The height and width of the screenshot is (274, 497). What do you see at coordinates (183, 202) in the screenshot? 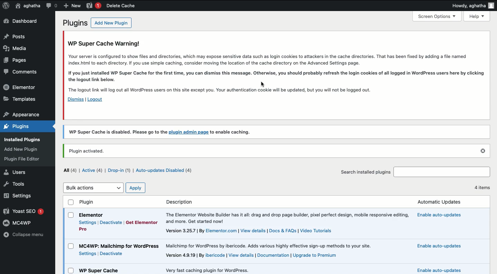
I see `Description` at bounding box center [183, 202].